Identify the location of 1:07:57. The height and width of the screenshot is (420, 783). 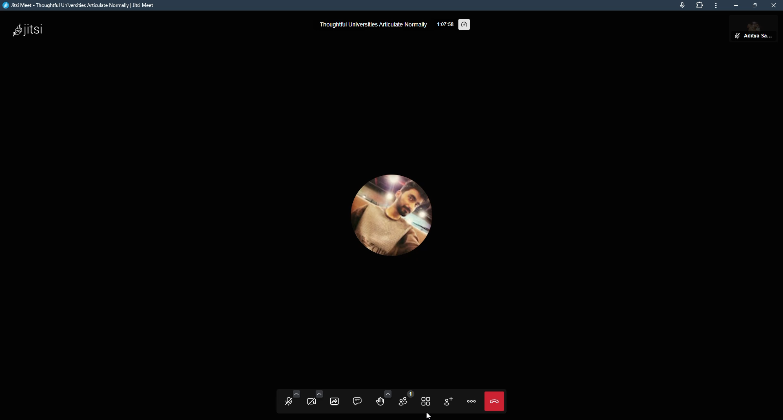
(445, 24).